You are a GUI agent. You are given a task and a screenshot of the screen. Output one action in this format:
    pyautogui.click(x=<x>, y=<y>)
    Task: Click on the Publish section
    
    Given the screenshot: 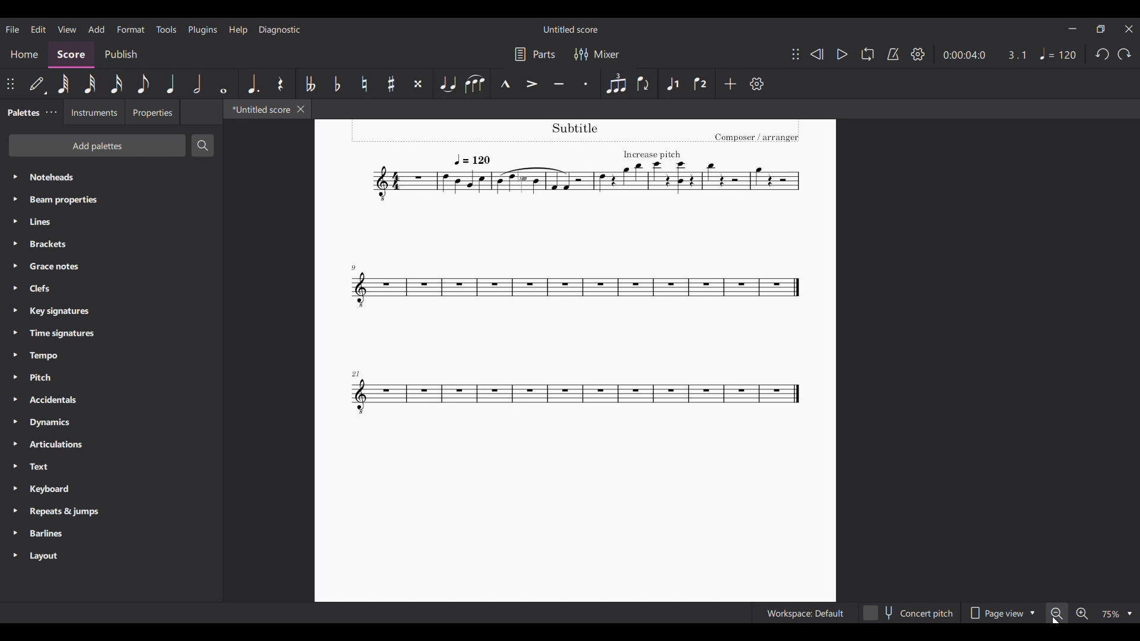 What is the action you would take?
    pyautogui.click(x=122, y=55)
    